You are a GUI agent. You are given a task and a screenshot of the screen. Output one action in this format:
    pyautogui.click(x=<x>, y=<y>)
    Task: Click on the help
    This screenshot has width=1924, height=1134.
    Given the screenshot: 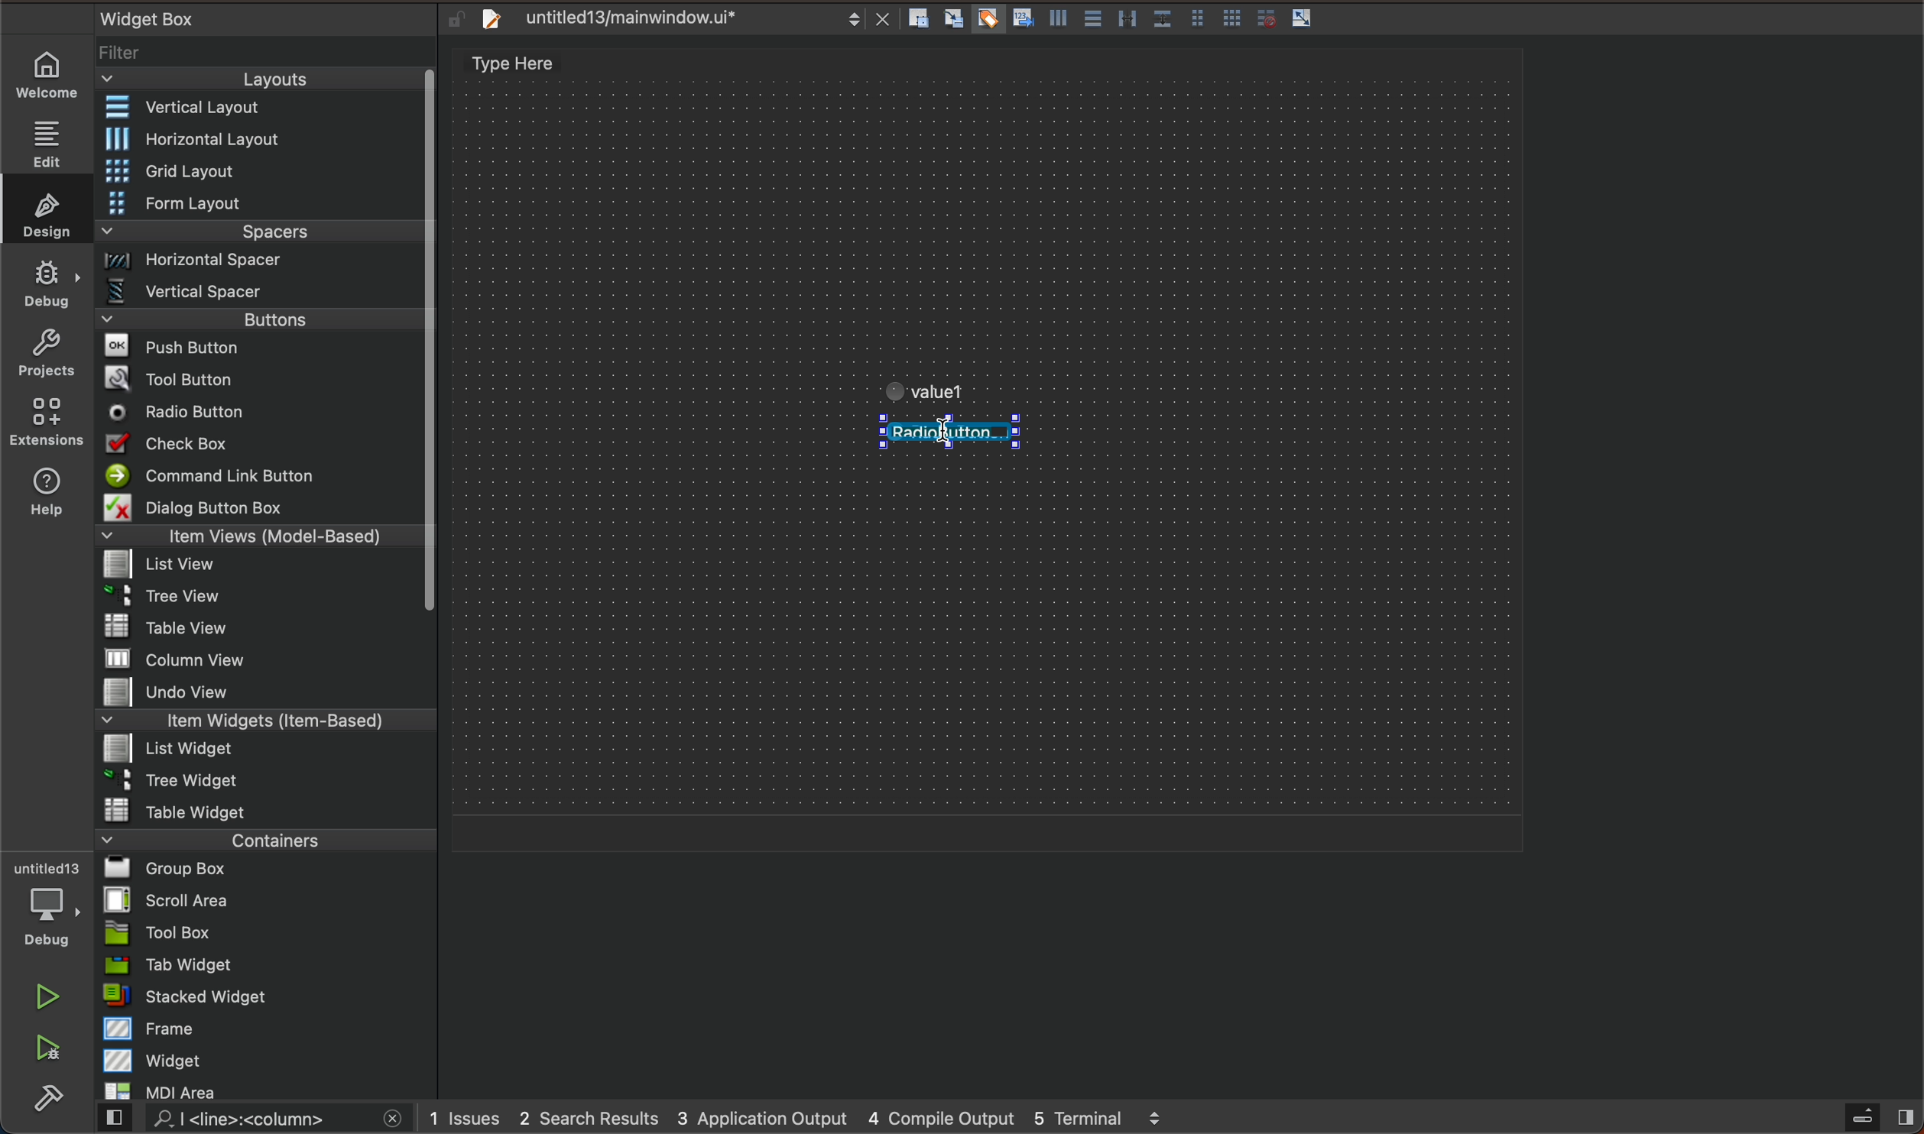 What is the action you would take?
    pyautogui.click(x=44, y=495)
    